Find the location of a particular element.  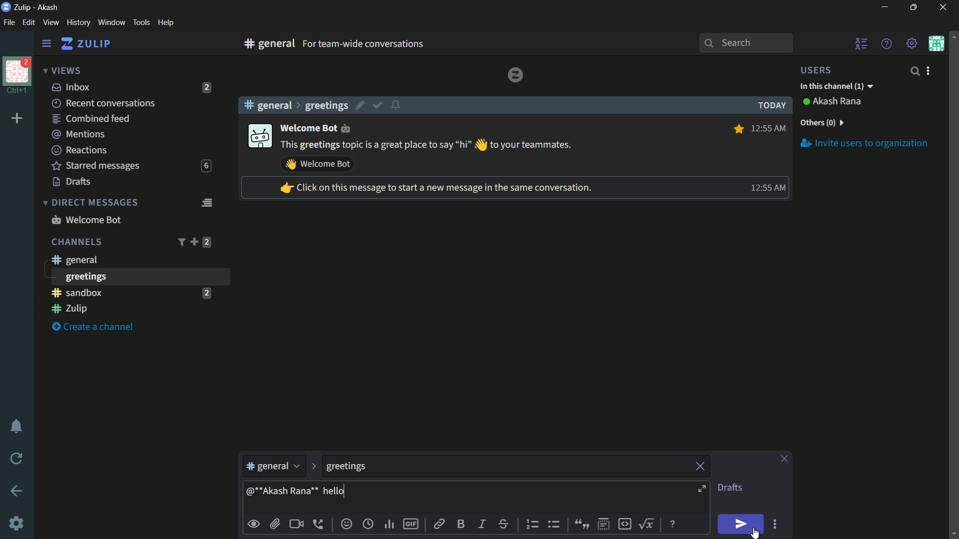

general channel is located at coordinates (73, 260).